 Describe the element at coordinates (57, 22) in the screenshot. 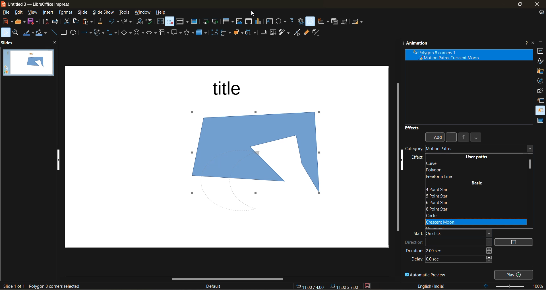

I see `print` at that location.